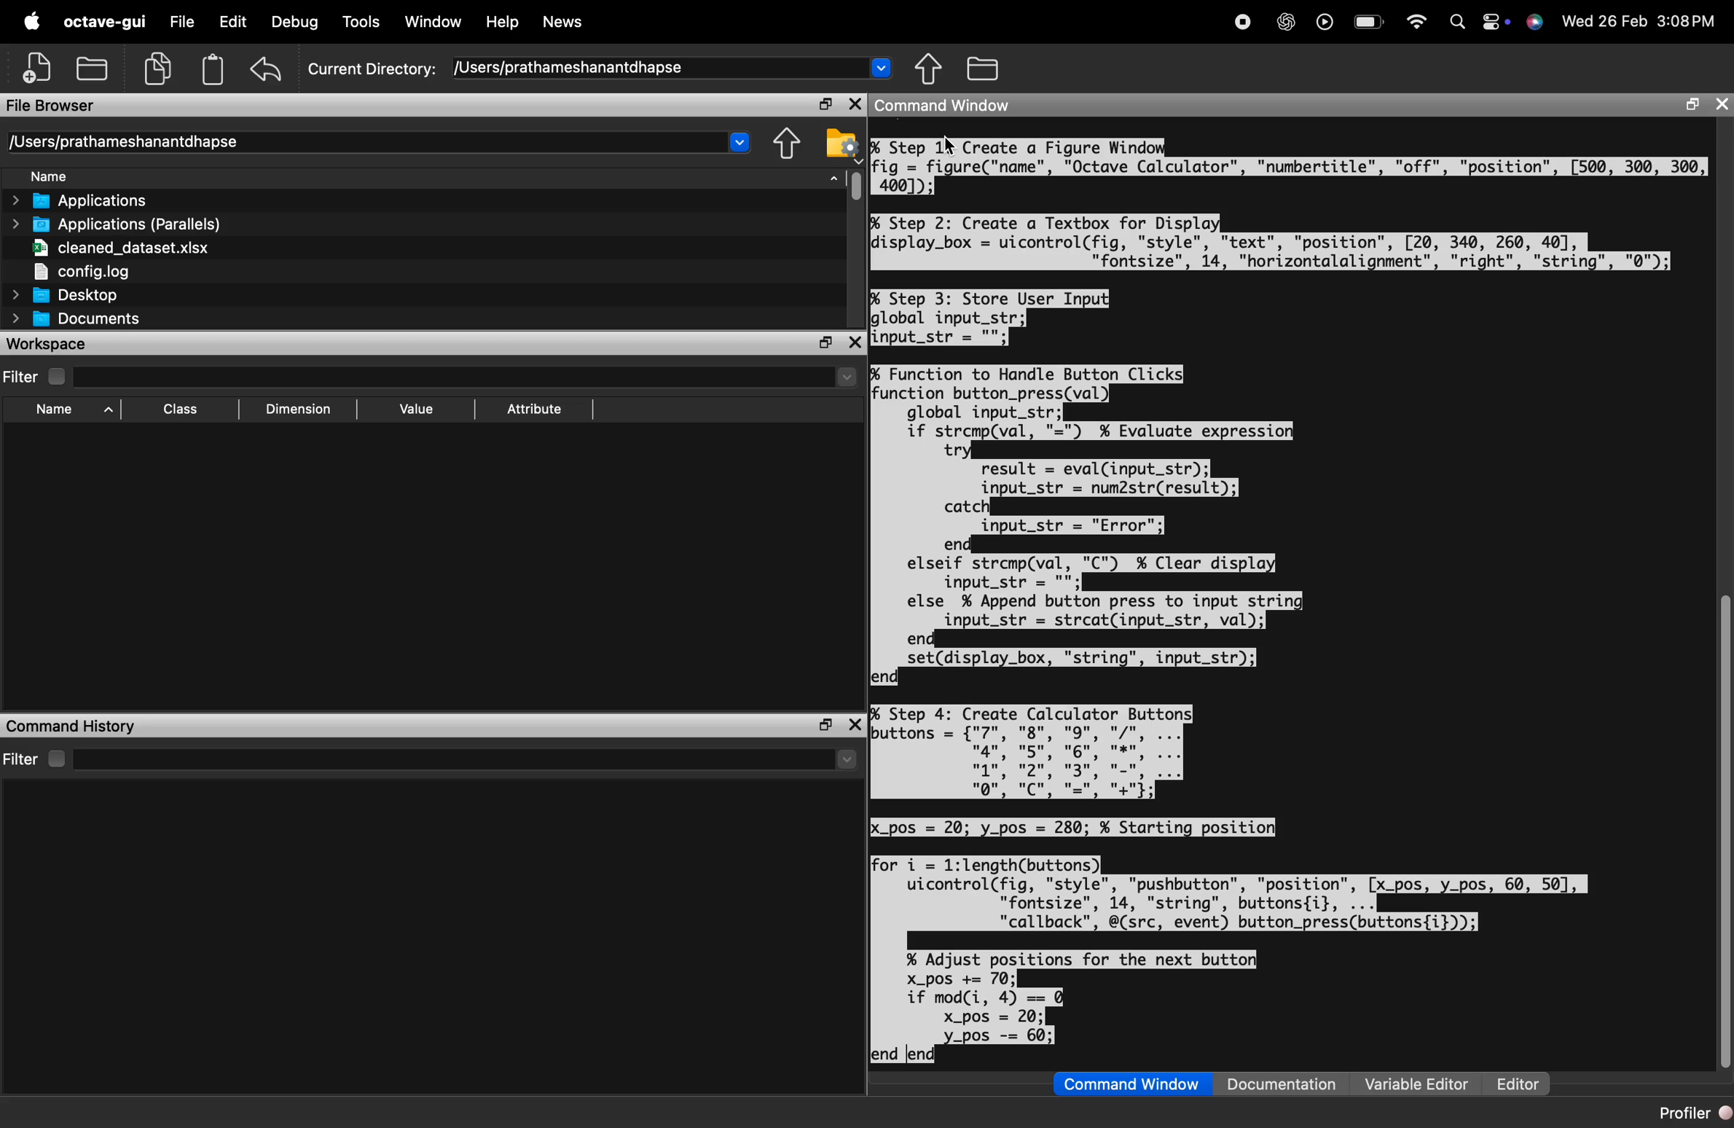 This screenshot has width=1734, height=1128. What do you see at coordinates (560, 23) in the screenshot?
I see `News` at bounding box center [560, 23].